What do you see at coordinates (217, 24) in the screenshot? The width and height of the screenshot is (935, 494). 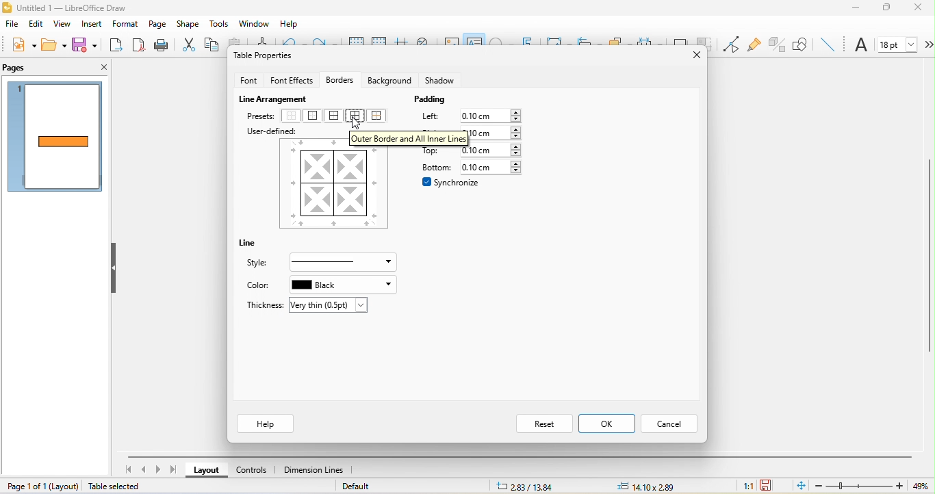 I see `tools` at bounding box center [217, 24].